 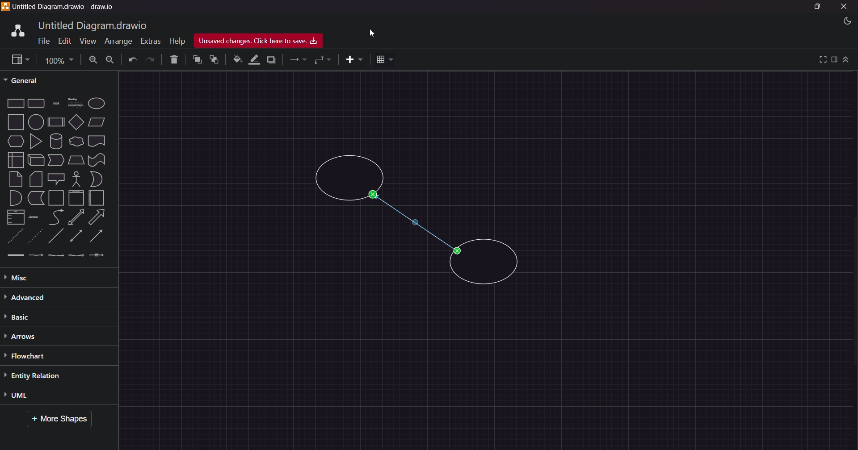 I want to click on table, so click(x=385, y=59).